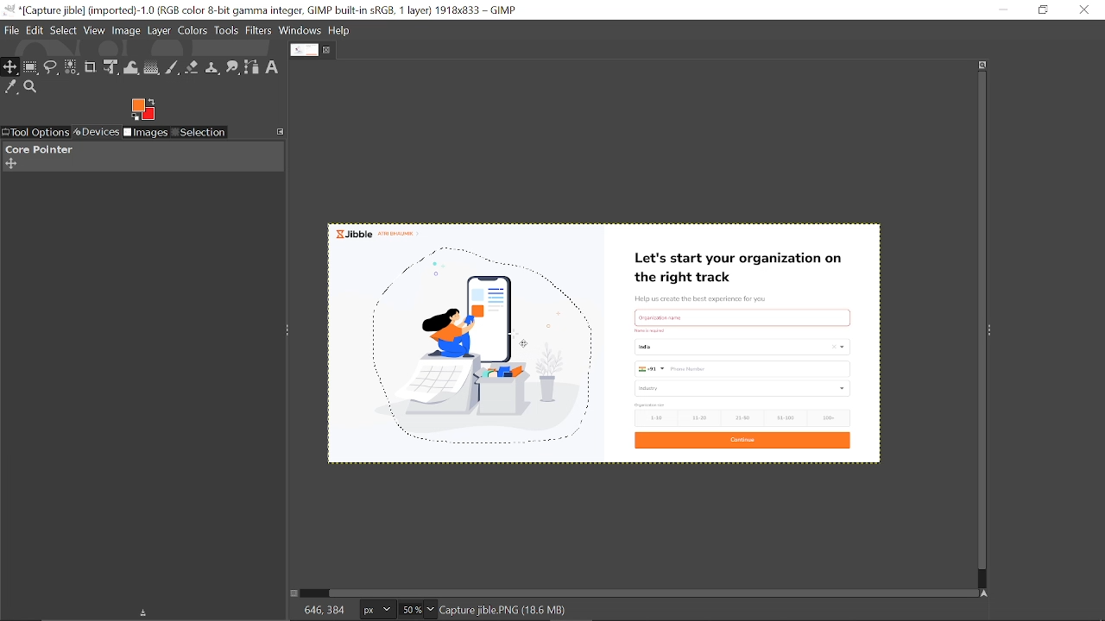  I want to click on Clone tool, so click(213, 69).